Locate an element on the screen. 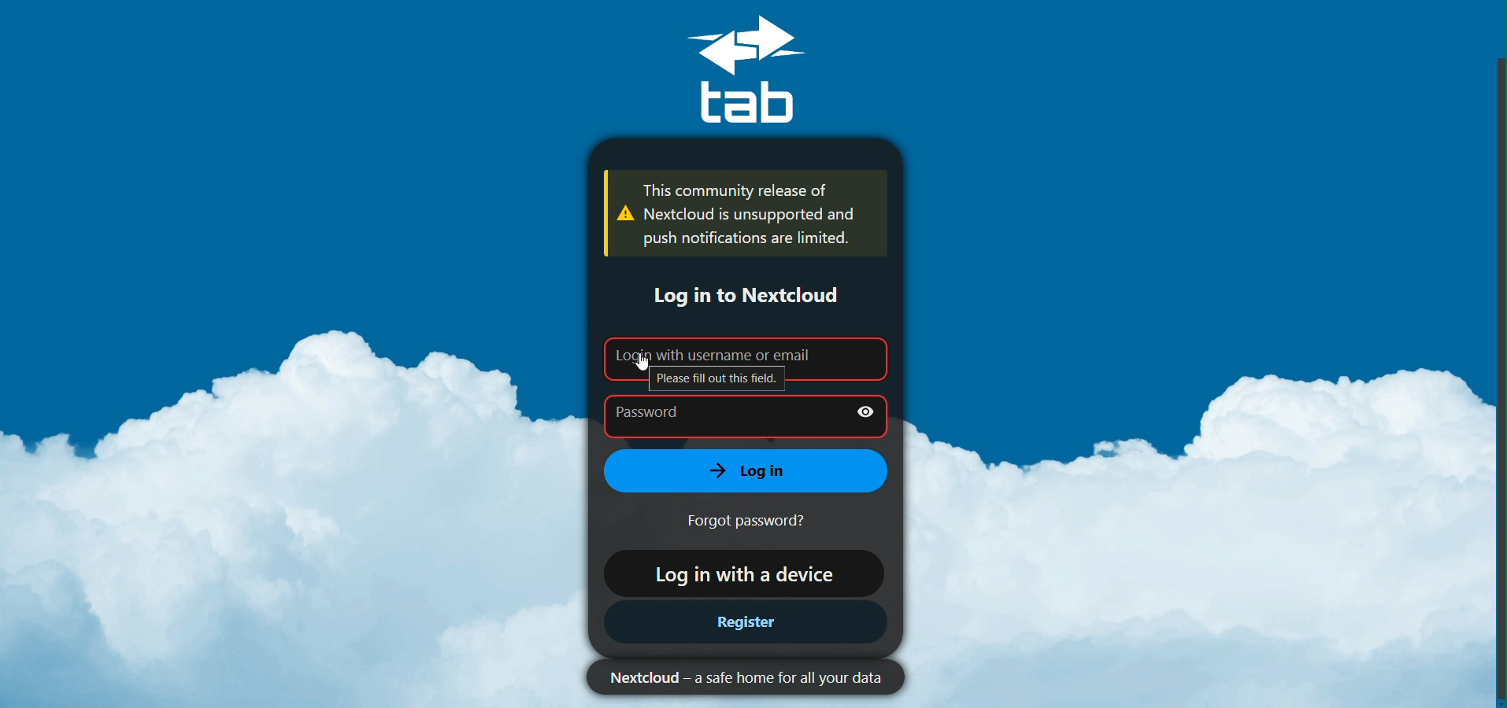  Log in is located at coordinates (744, 474).